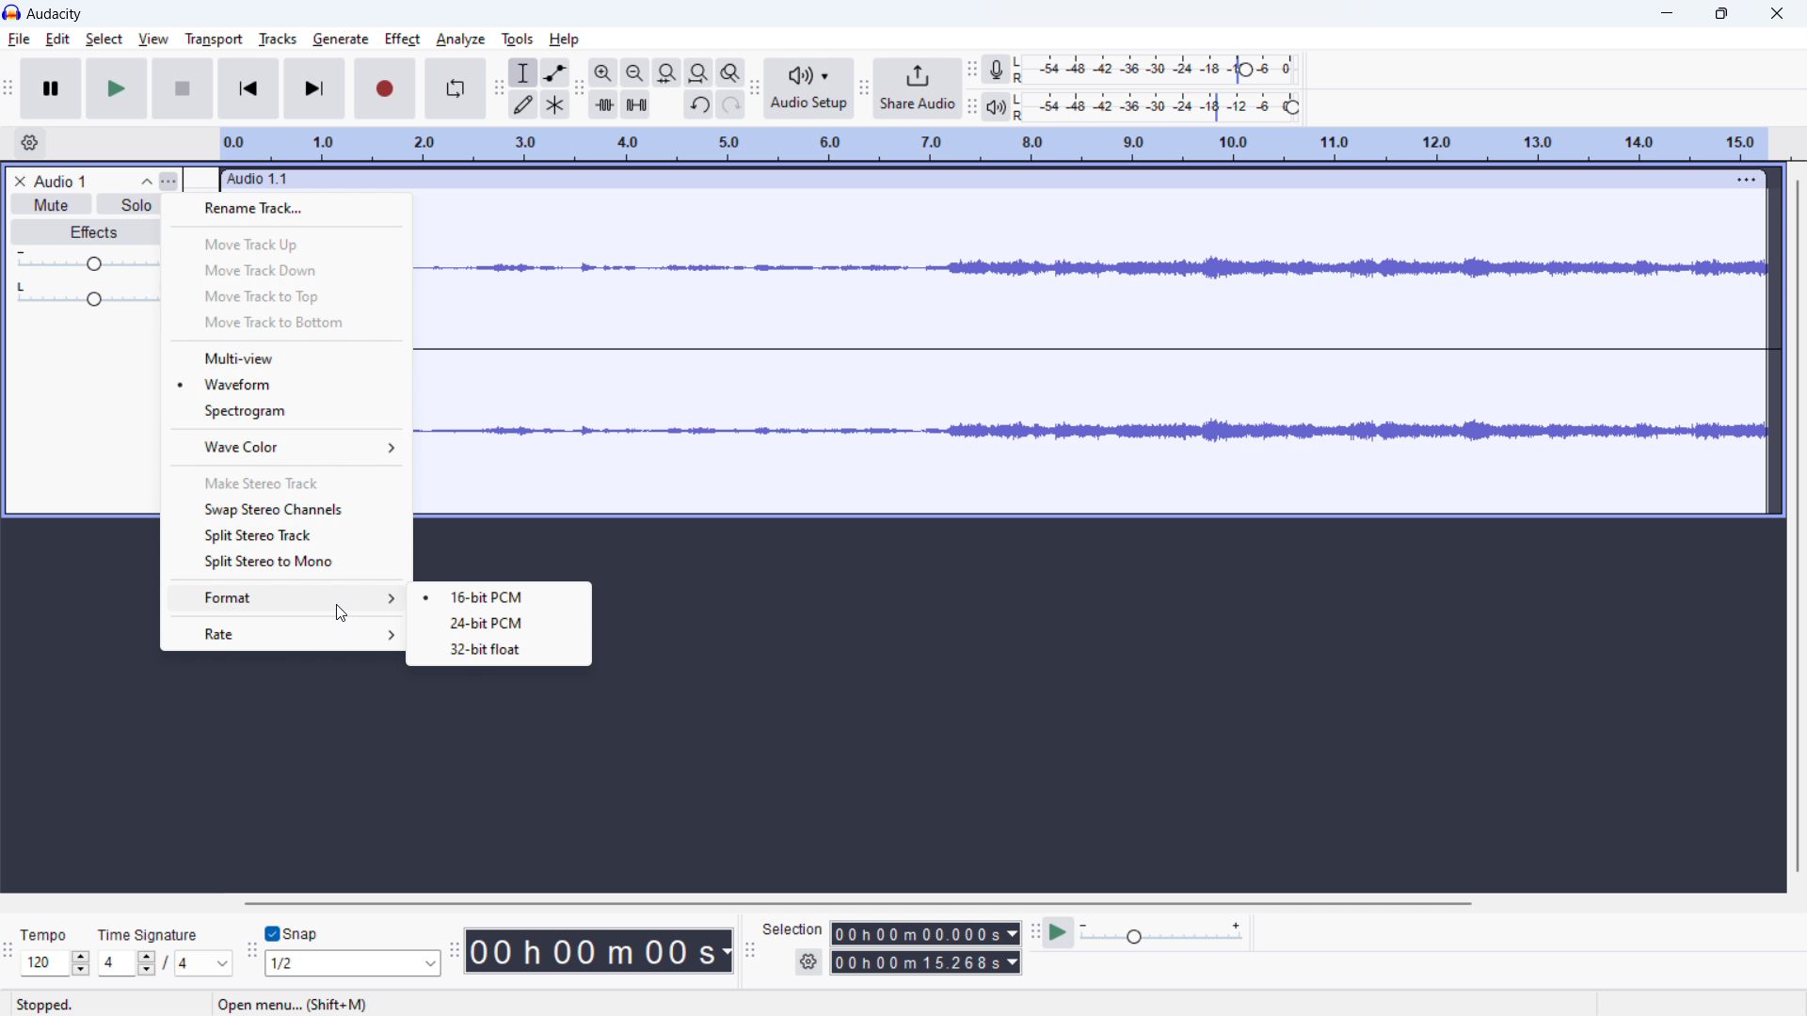 The image size is (1807, 1016). I want to click on end time, so click(928, 963).